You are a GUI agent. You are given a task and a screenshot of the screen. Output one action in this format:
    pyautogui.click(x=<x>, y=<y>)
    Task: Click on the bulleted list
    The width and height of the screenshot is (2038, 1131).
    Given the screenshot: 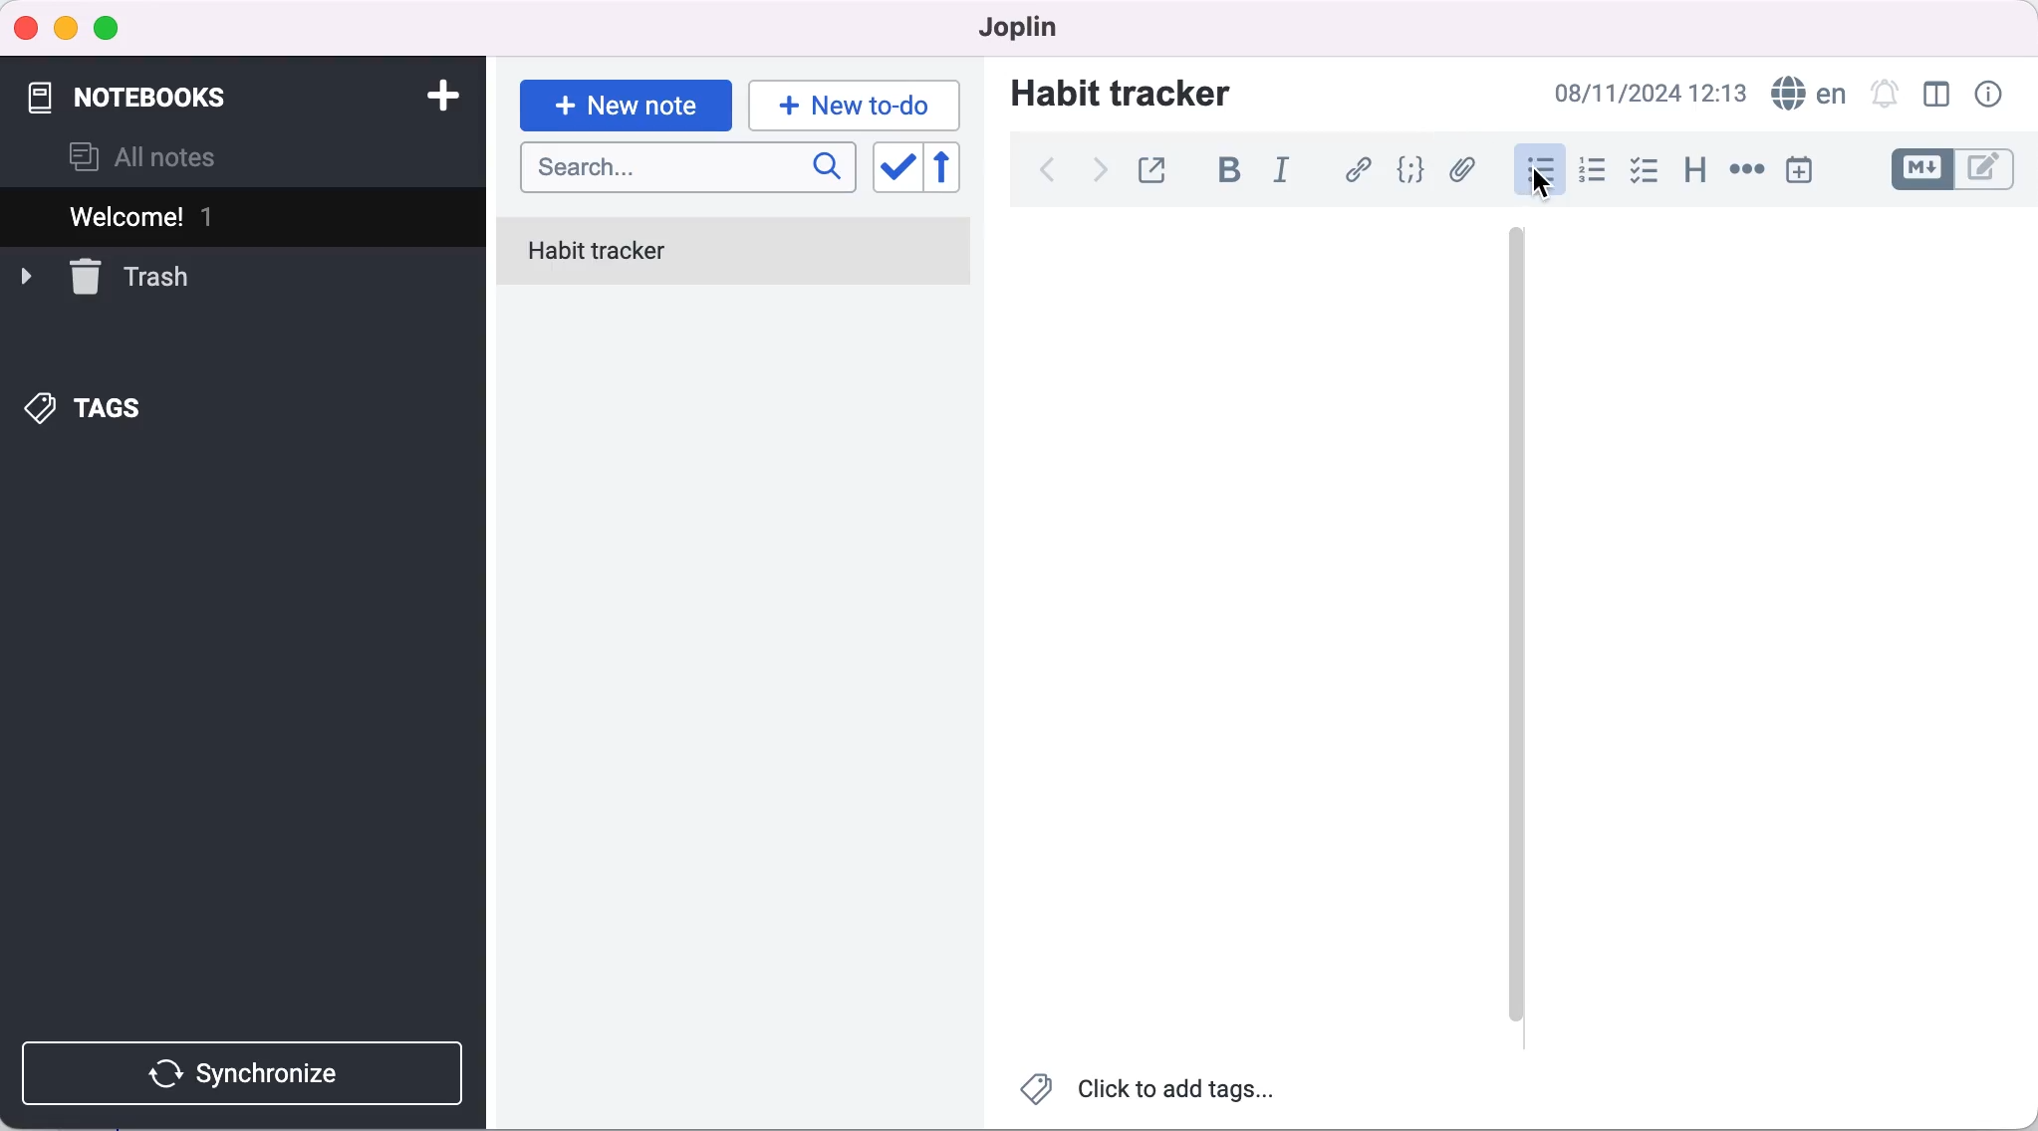 What is the action you would take?
    pyautogui.click(x=1534, y=172)
    